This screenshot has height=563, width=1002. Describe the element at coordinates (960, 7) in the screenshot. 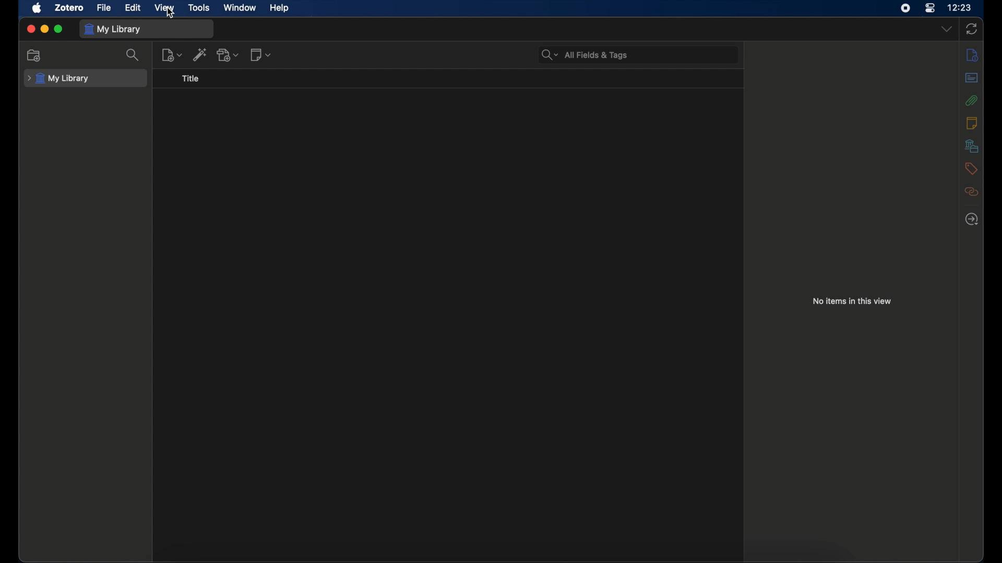

I see `time` at that location.